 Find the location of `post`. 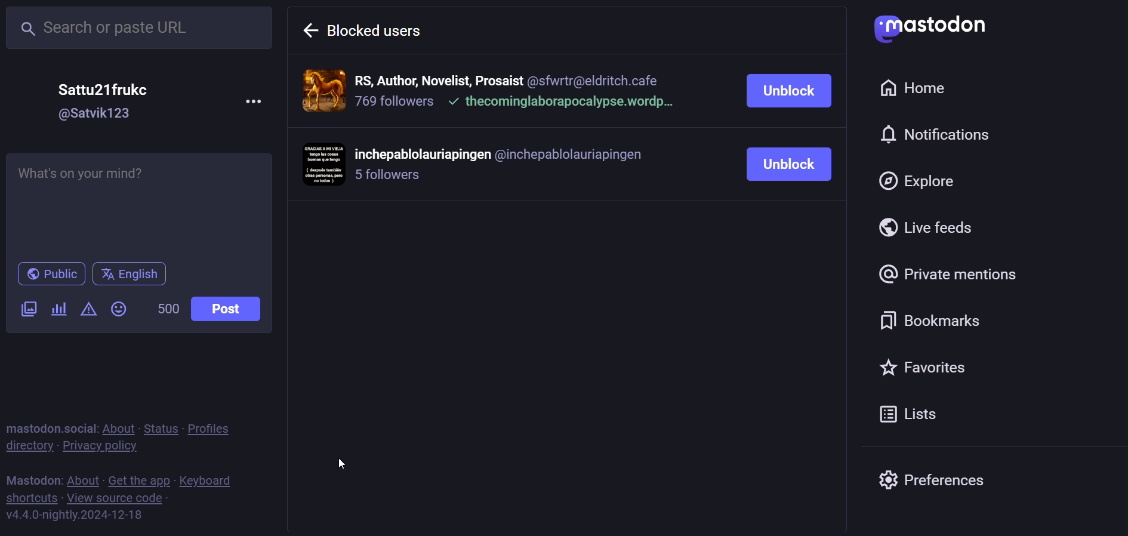

post is located at coordinates (226, 309).